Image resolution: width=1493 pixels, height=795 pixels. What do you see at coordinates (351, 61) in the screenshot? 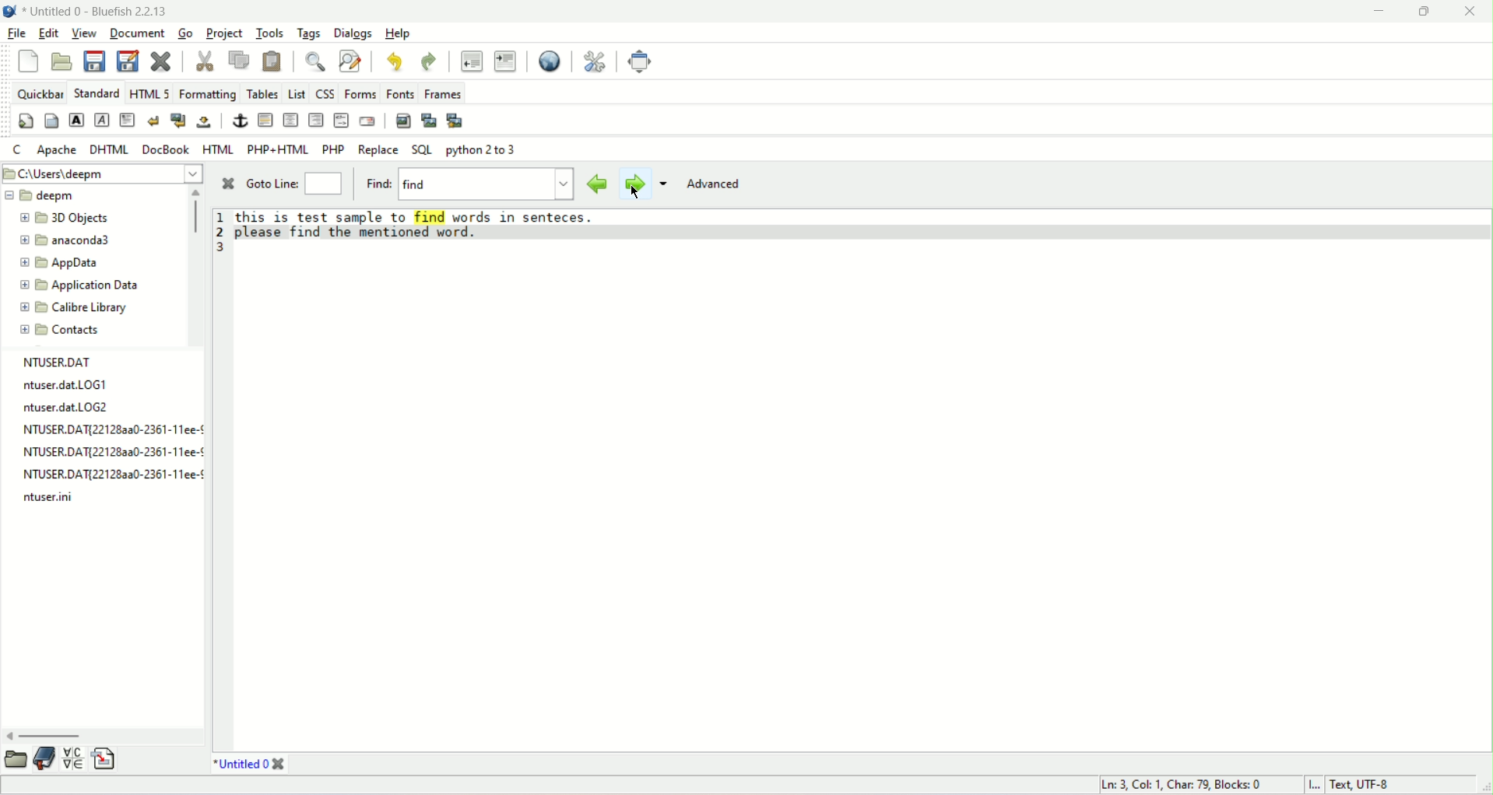
I see `advanced find and replace` at bounding box center [351, 61].